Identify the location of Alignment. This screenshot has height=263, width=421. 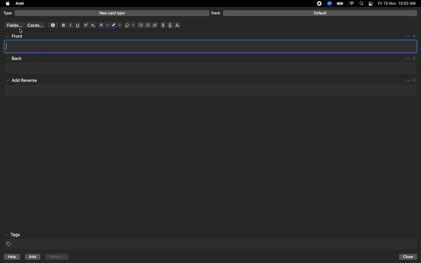
(154, 25).